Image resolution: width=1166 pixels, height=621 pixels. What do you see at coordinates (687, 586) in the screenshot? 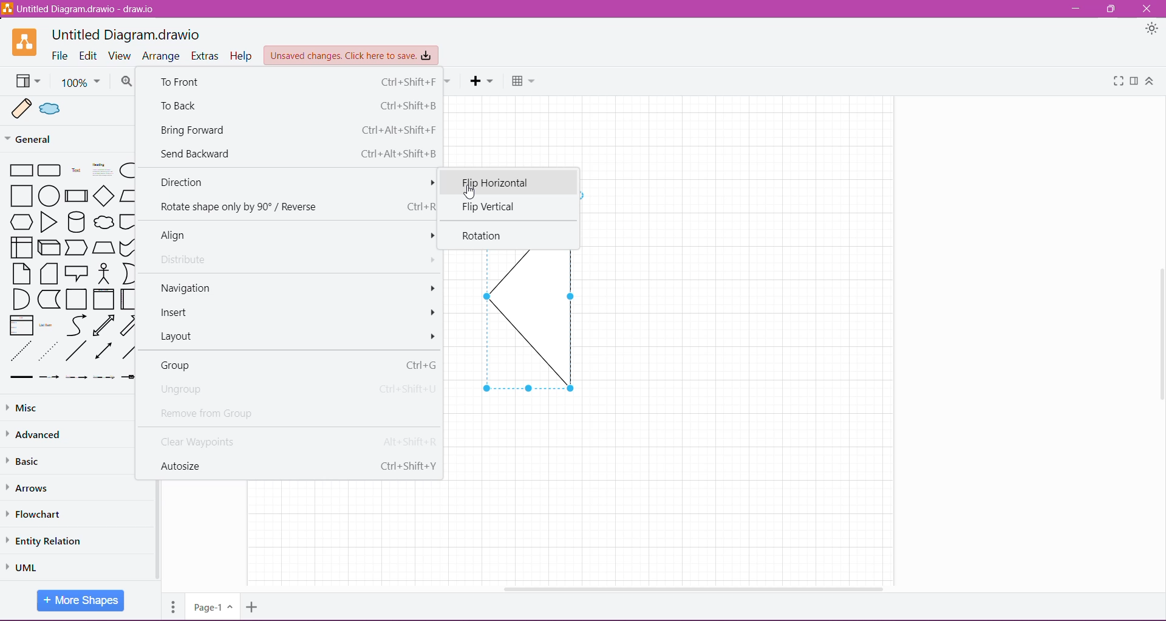
I see `Horizontal Scroll Bar` at bounding box center [687, 586].